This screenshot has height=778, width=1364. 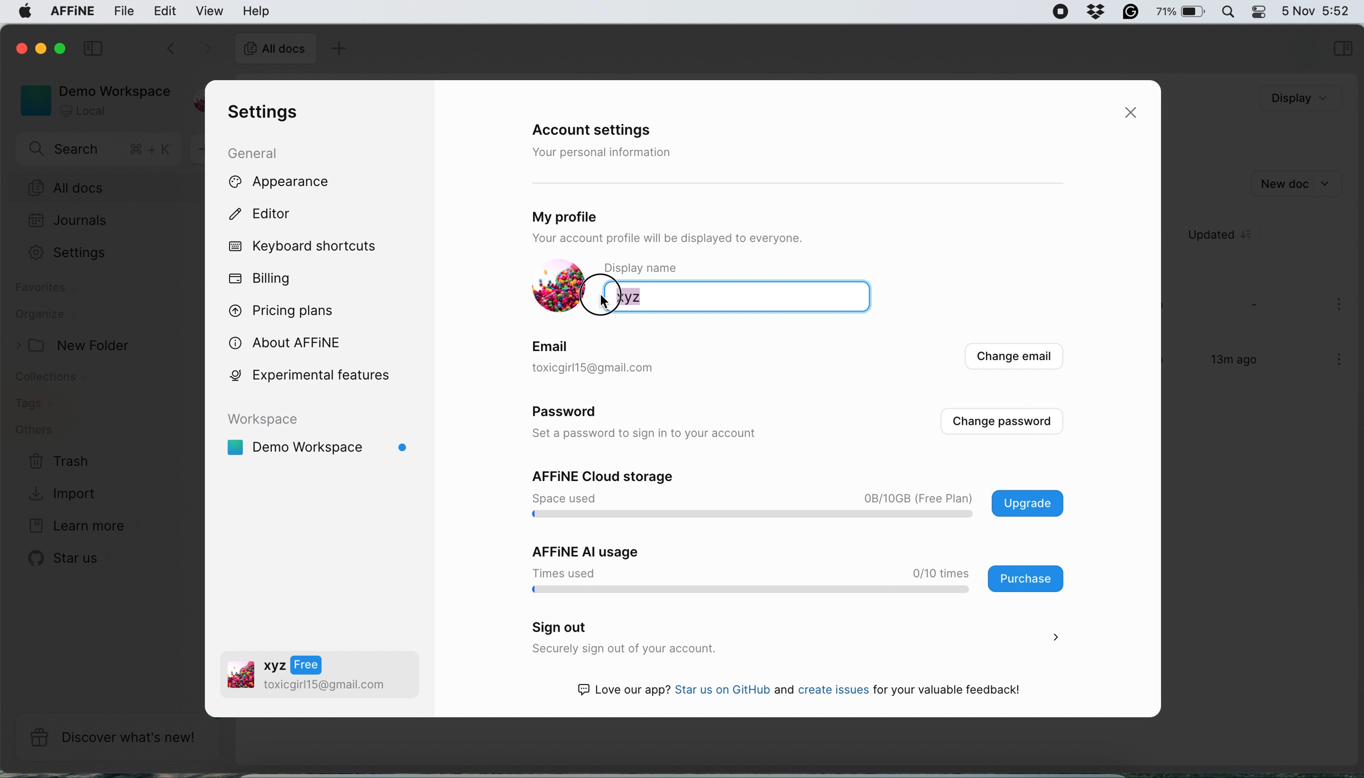 I want to click on xyz, so click(x=674, y=296).